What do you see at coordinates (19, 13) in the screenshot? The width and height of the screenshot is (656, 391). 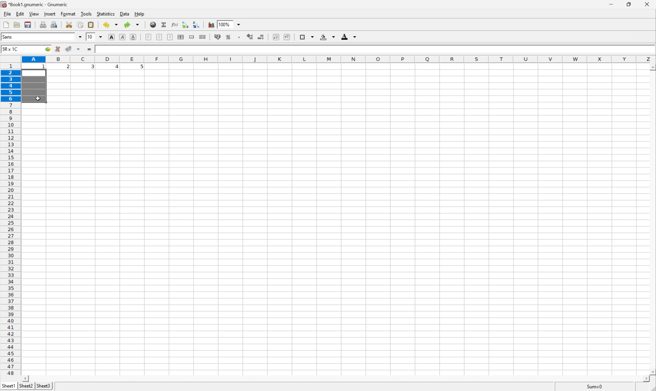 I see `edit` at bounding box center [19, 13].